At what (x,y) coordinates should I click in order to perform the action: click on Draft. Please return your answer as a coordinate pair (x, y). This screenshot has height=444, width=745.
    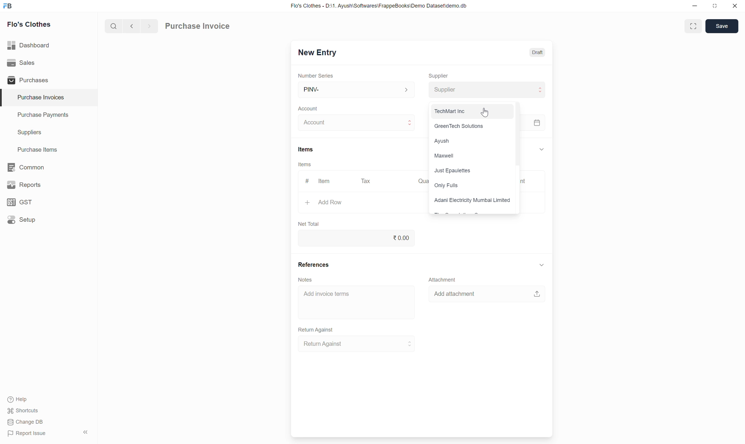
    Looking at the image, I should click on (538, 53).